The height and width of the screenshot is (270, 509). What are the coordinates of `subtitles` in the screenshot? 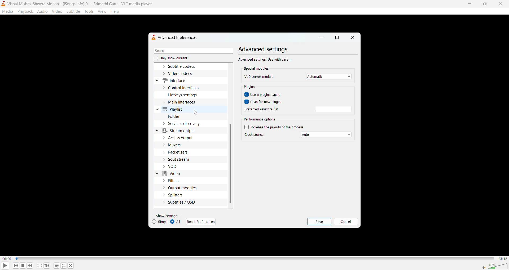 It's located at (179, 202).